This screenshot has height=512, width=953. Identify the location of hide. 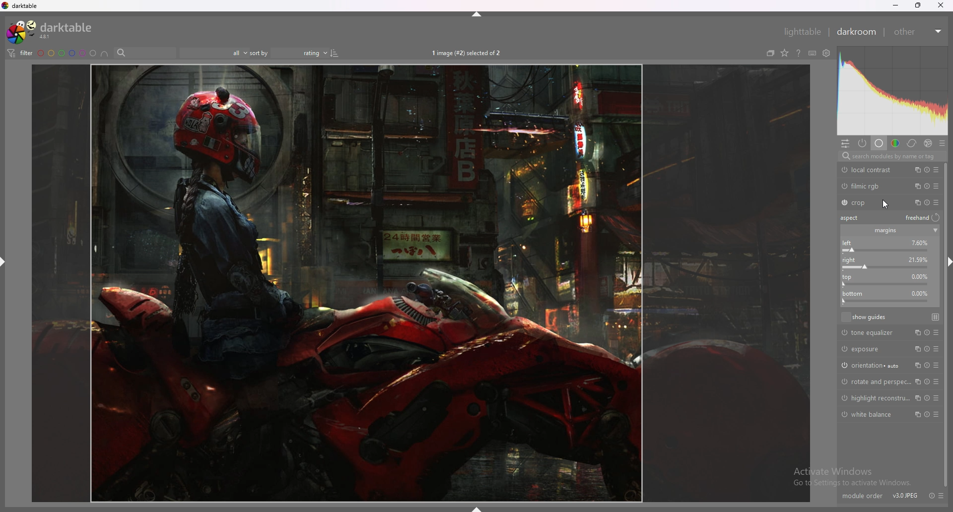
(474, 14).